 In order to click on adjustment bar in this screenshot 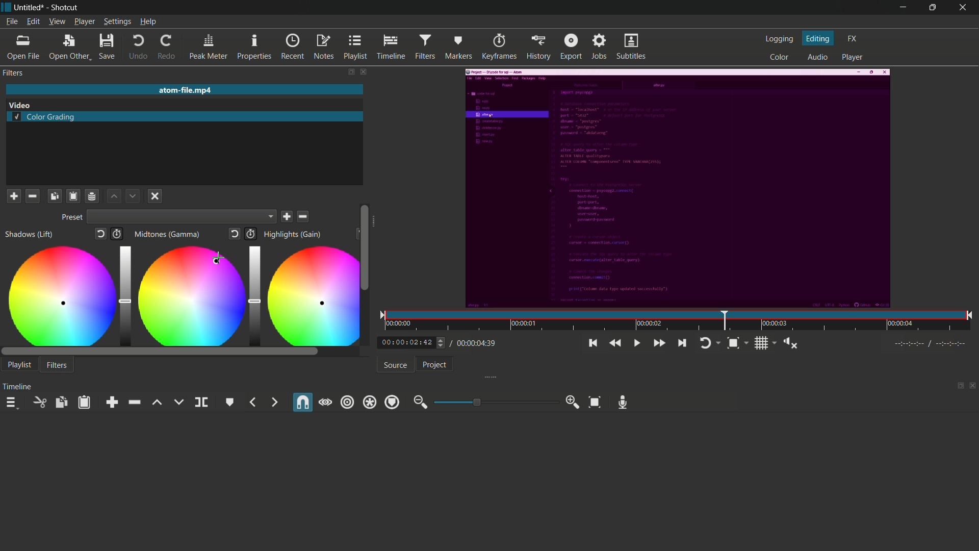, I will do `click(494, 402)`.